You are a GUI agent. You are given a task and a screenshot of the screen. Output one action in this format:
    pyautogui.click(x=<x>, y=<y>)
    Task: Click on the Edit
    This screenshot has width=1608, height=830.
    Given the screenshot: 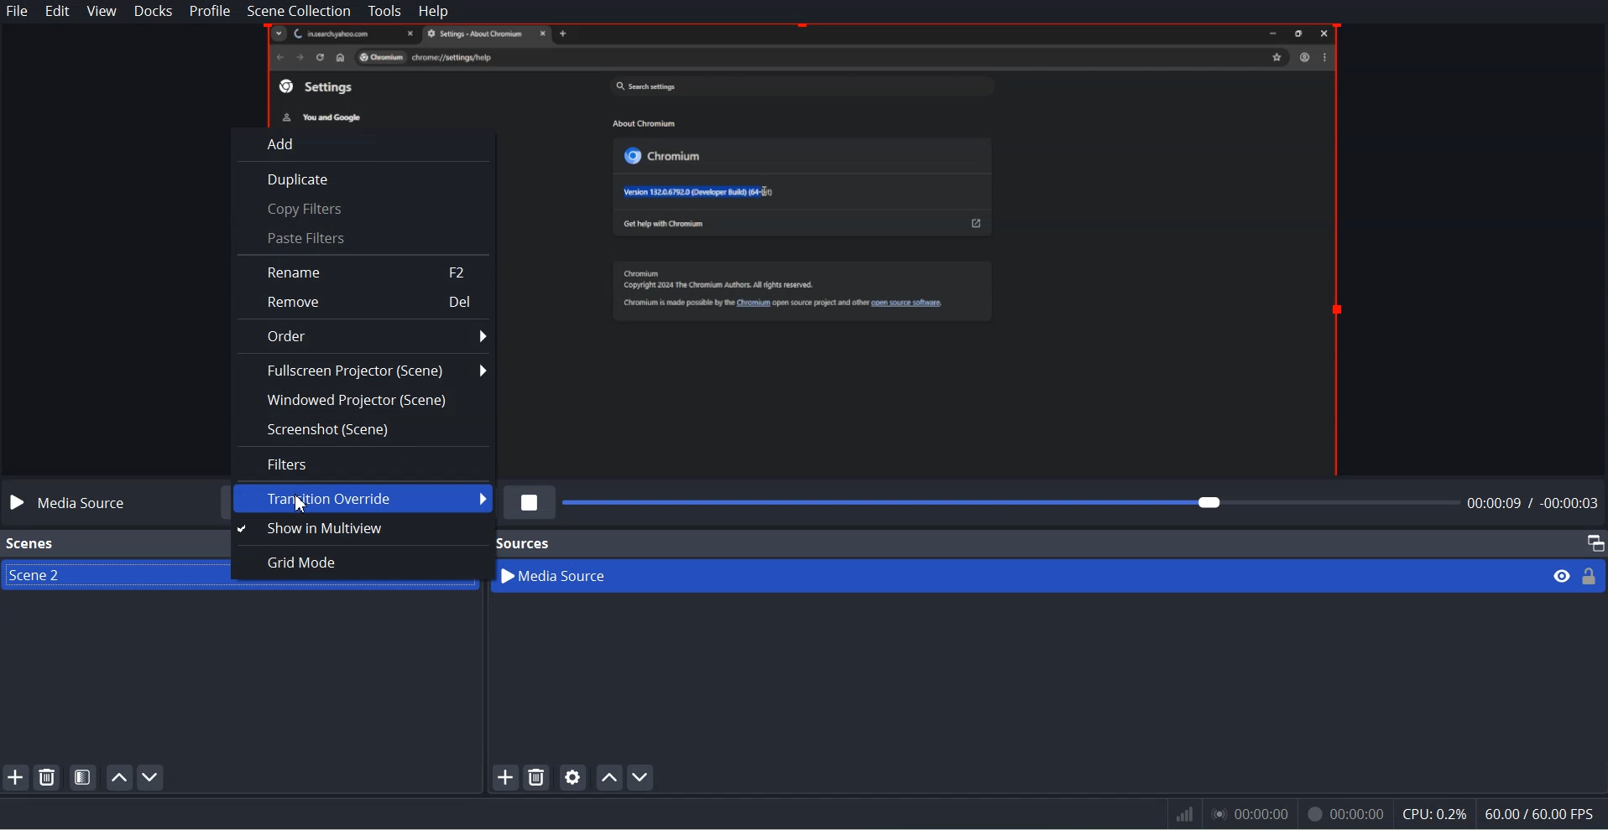 What is the action you would take?
    pyautogui.click(x=55, y=11)
    